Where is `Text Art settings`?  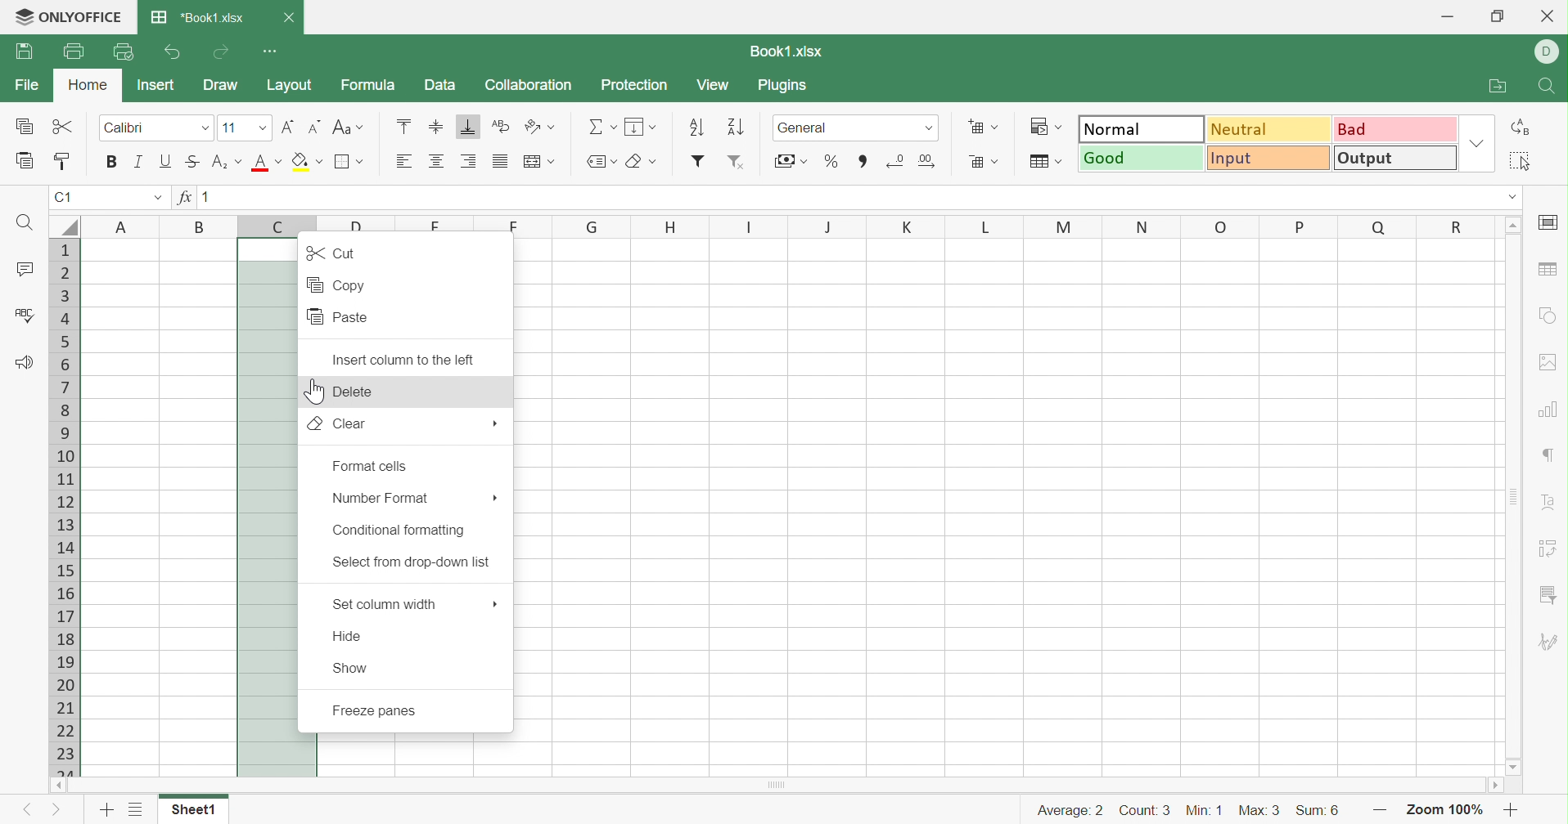
Text Art settings is located at coordinates (1549, 504).